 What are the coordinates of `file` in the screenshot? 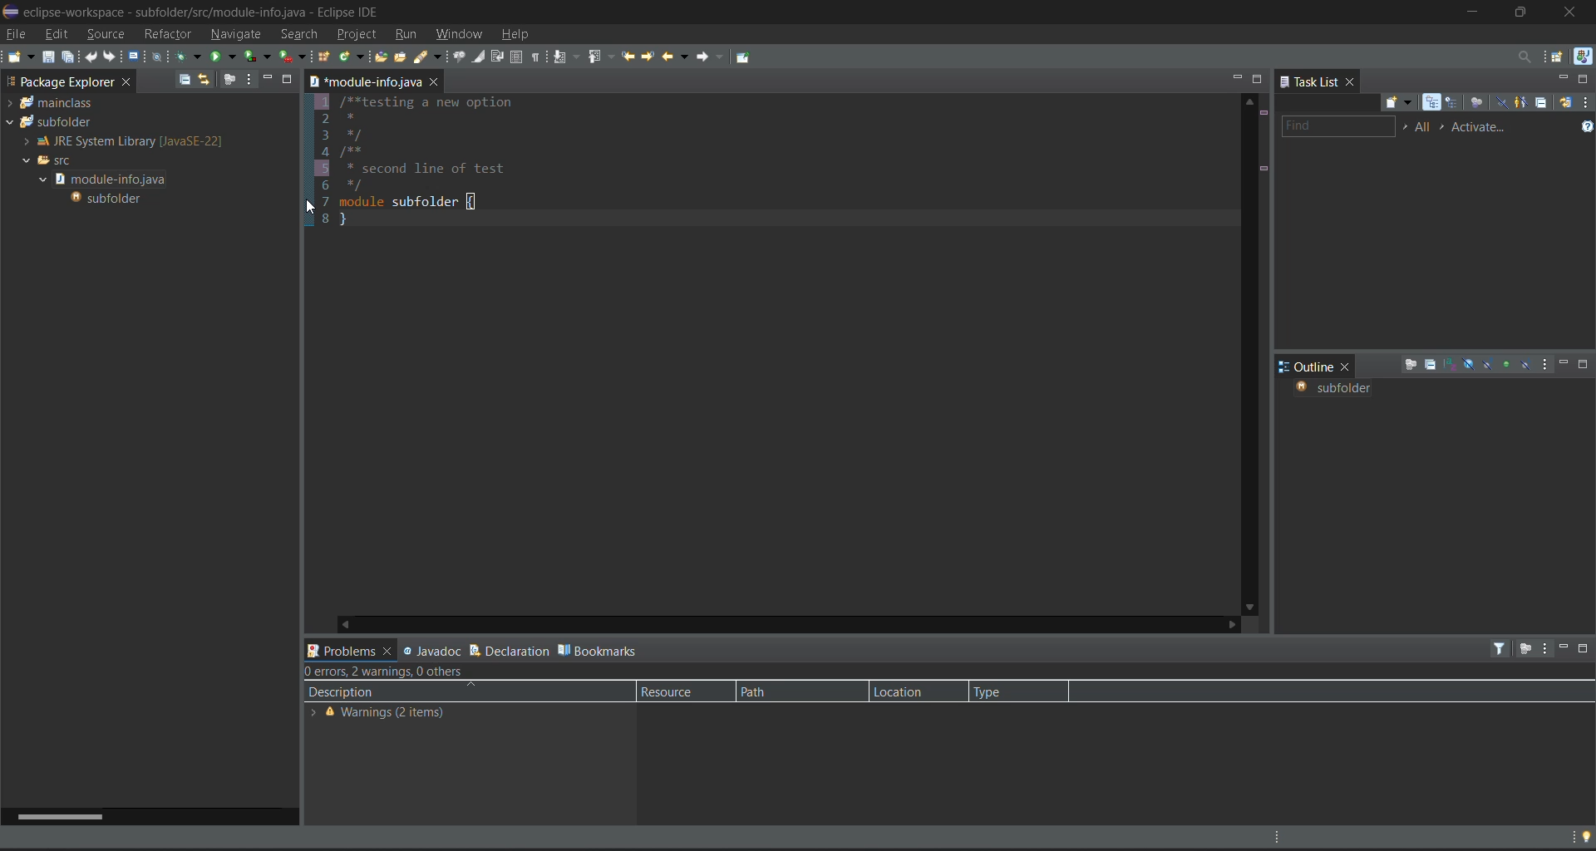 It's located at (15, 32).